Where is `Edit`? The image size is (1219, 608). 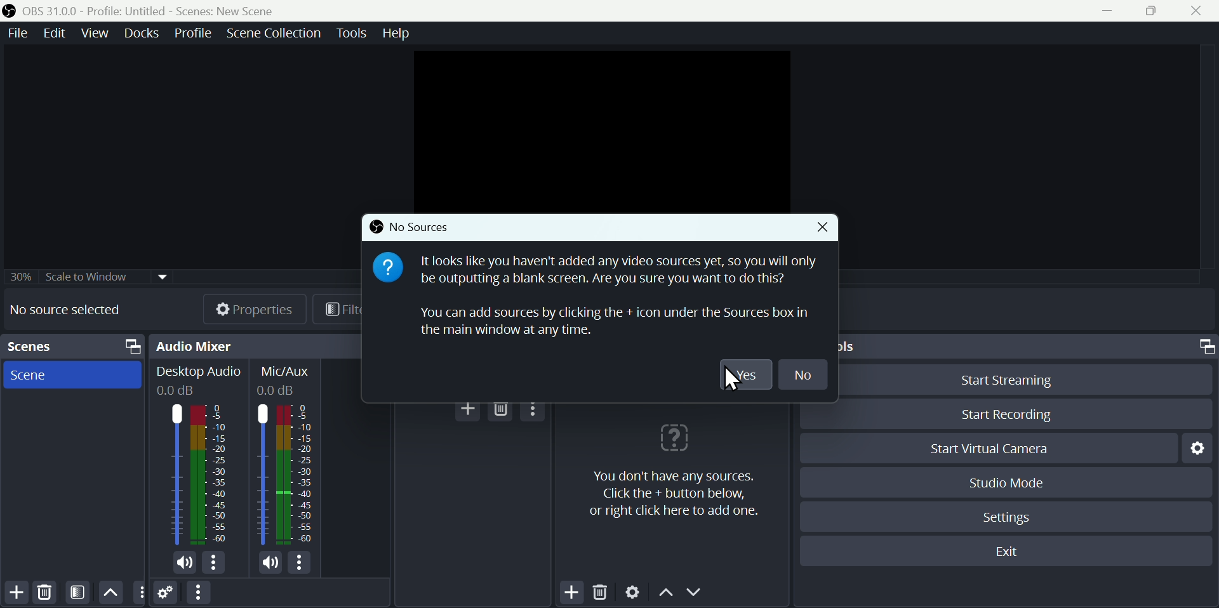
Edit is located at coordinates (58, 37).